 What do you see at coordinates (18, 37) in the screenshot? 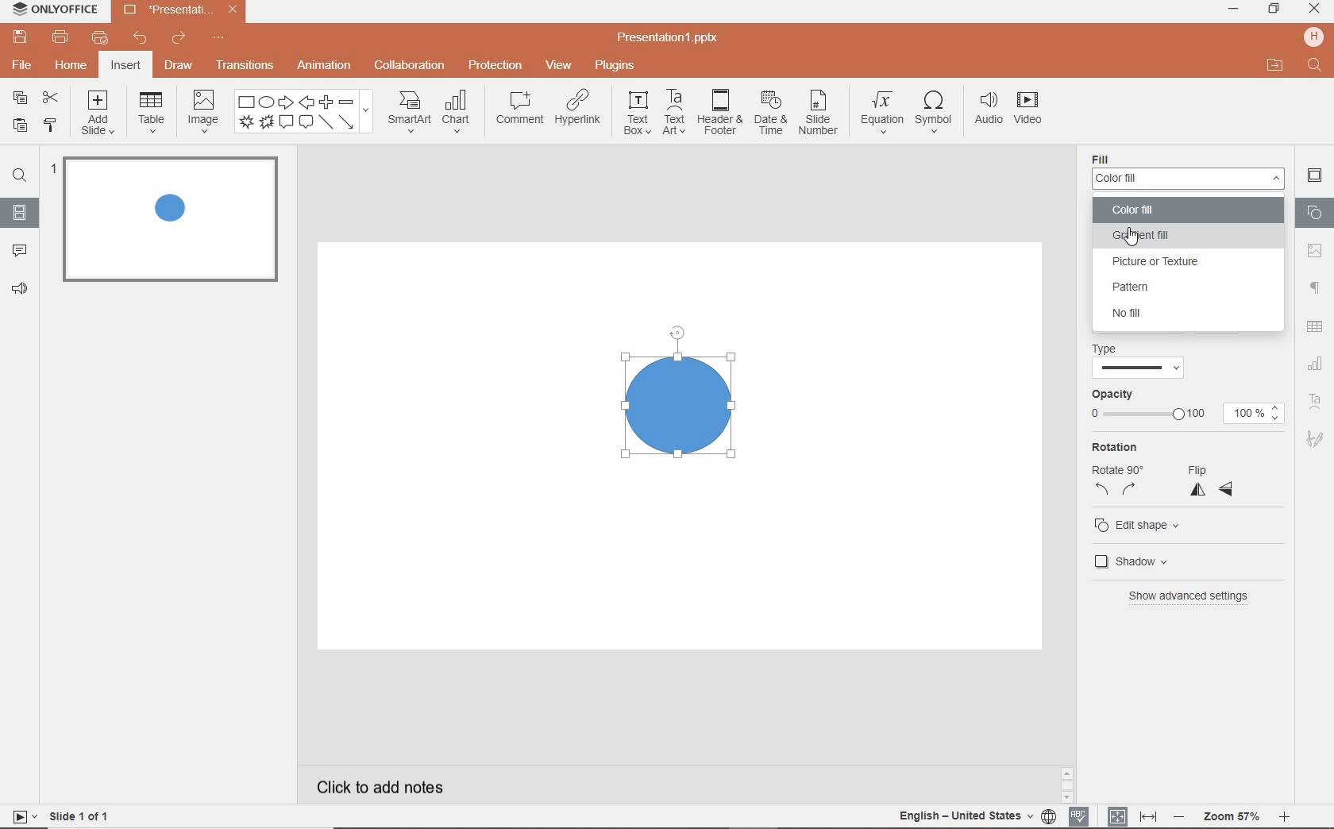
I see `save` at bounding box center [18, 37].